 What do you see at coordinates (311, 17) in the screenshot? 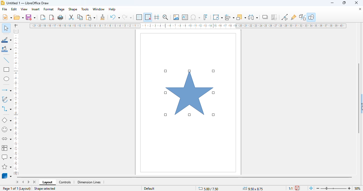
I see `show draw functions` at bounding box center [311, 17].